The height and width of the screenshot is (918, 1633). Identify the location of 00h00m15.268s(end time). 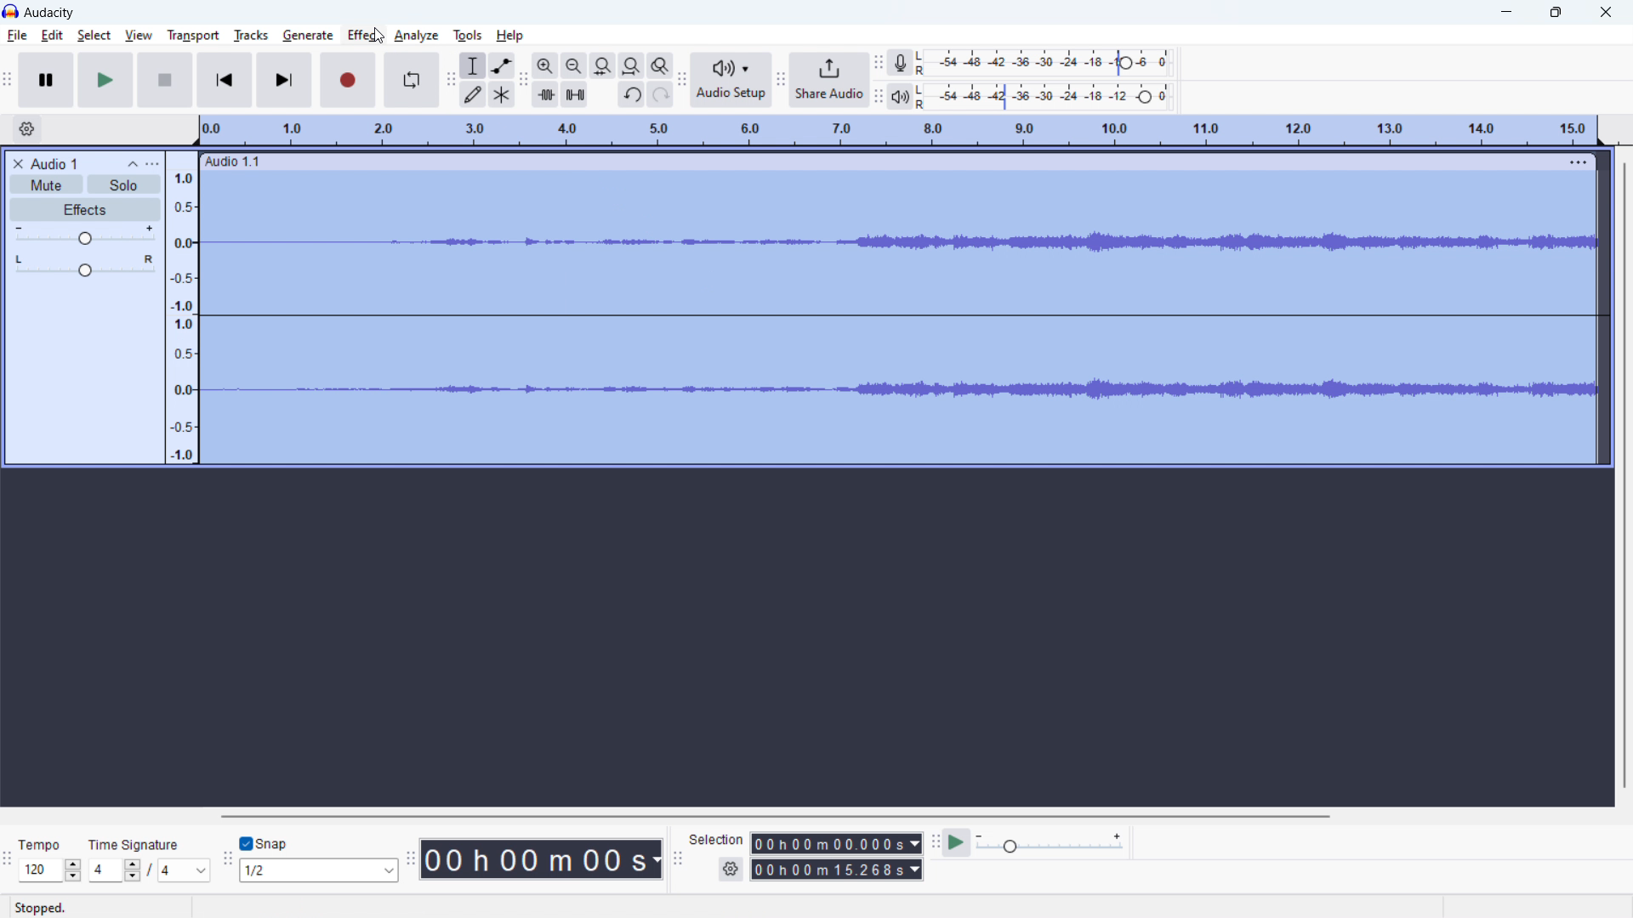
(836, 870).